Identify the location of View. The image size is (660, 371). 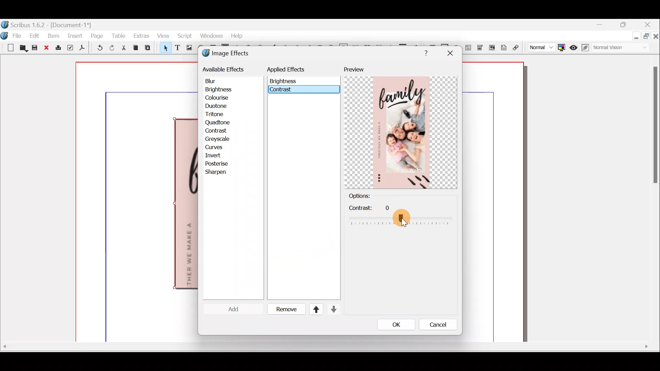
(162, 36).